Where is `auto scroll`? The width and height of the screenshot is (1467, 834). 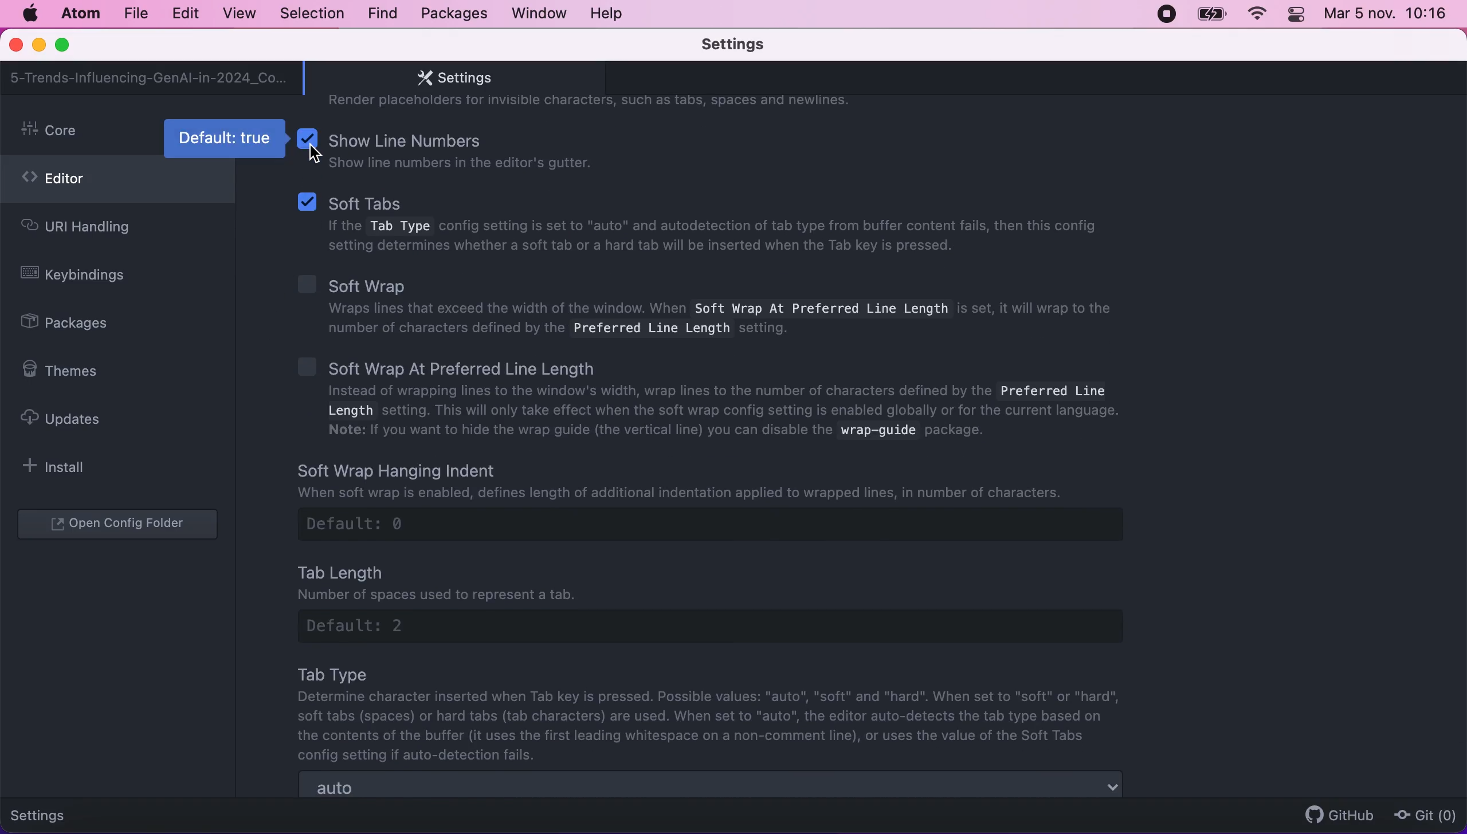 auto scroll is located at coordinates (712, 786).